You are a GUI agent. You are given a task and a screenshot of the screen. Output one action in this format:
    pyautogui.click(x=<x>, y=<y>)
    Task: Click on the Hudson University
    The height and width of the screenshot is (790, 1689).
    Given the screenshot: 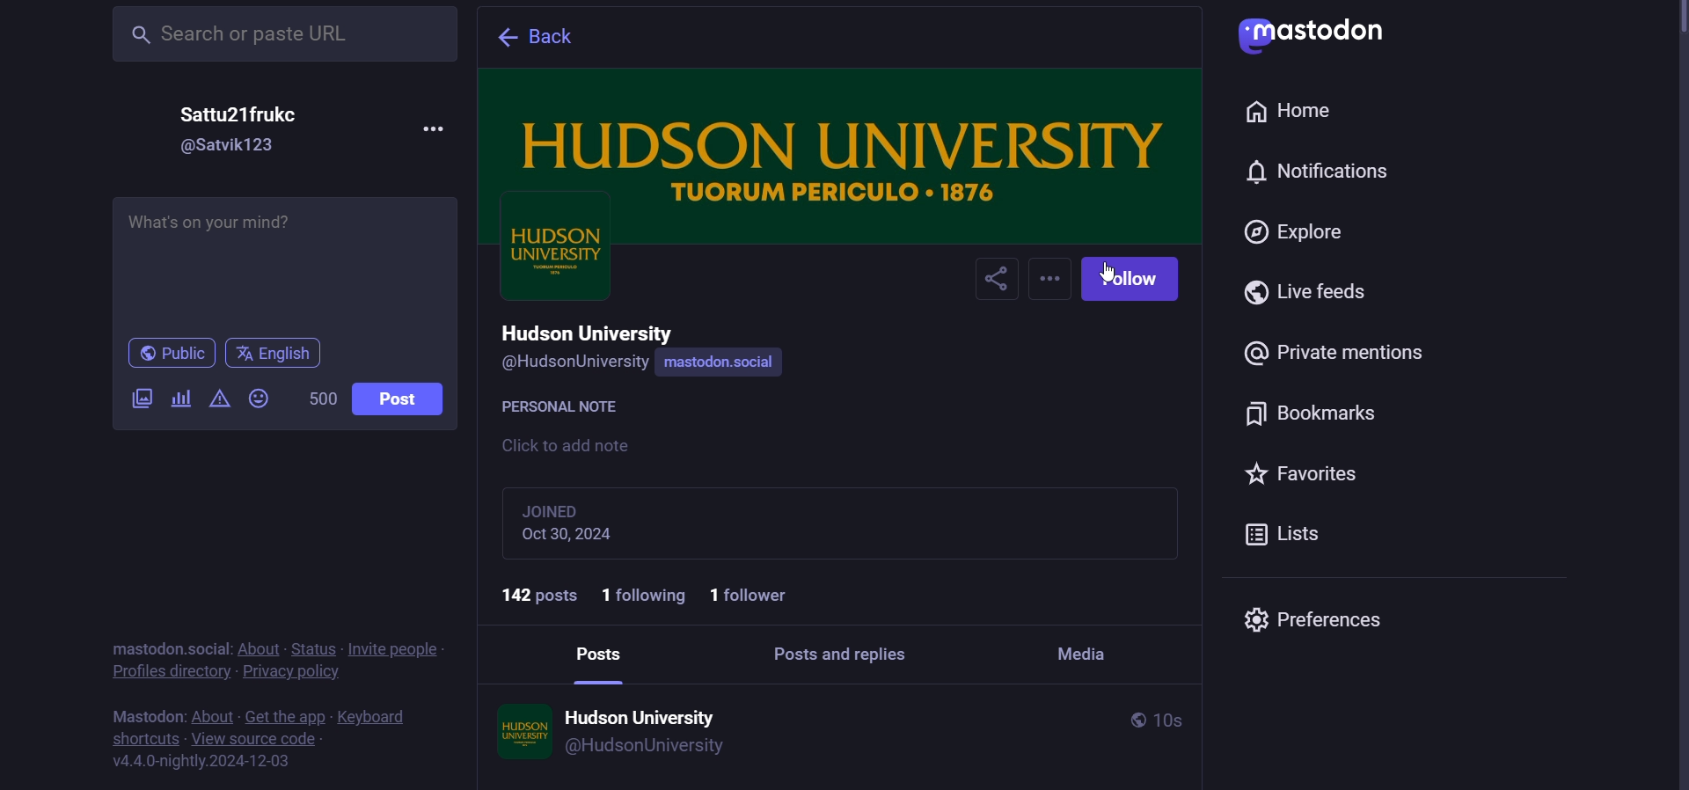 What is the action you would take?
    pyautogui.click(x=644, y=710)
    